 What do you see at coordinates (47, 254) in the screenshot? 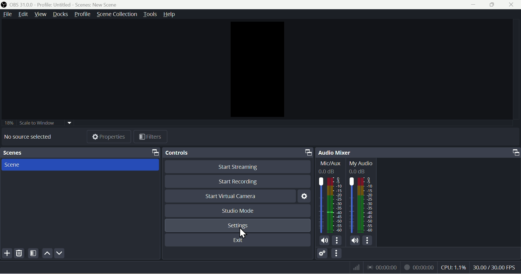
I see `Up` at bounding box center [47, 254].